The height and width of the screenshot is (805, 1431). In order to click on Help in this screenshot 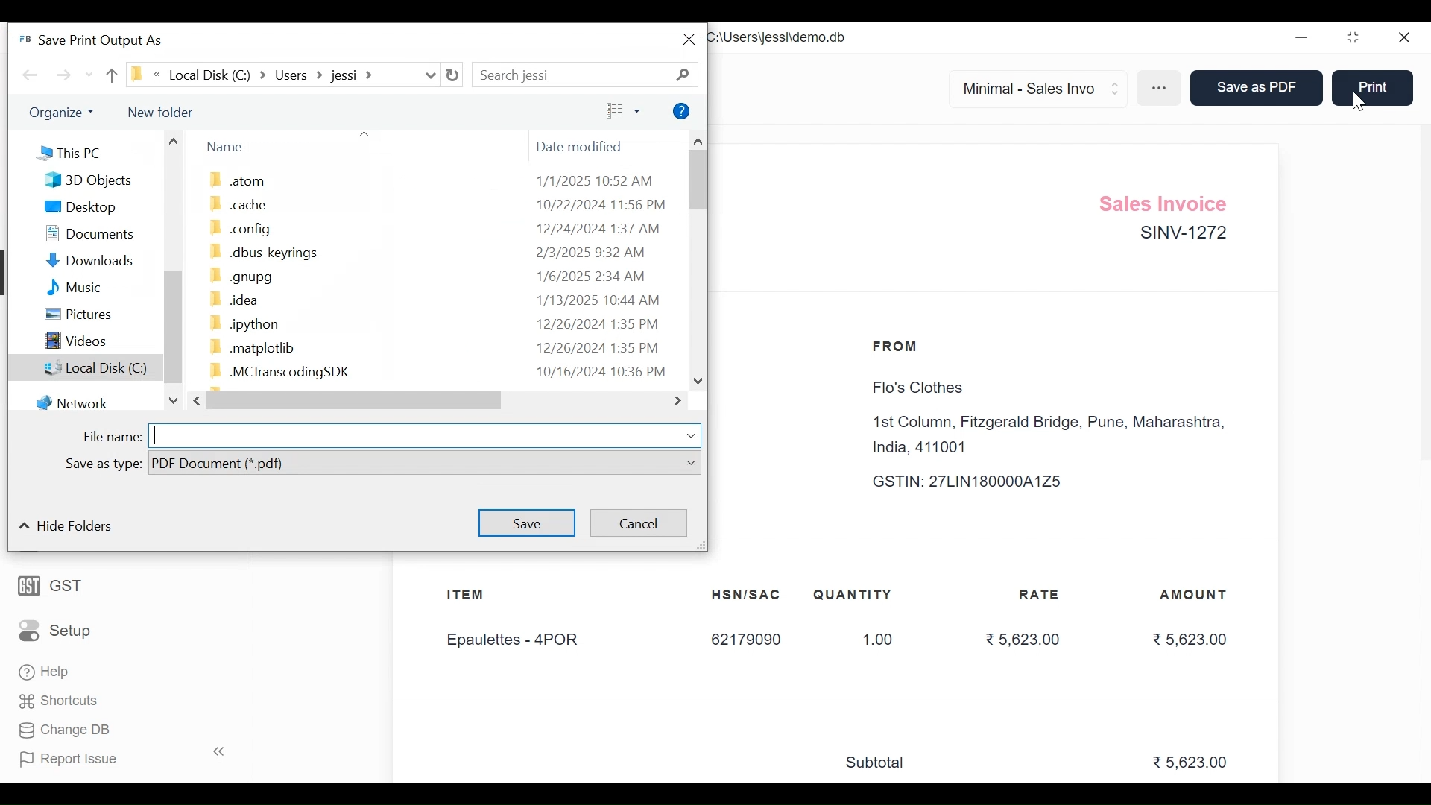, I will do `click(45, 674)`.